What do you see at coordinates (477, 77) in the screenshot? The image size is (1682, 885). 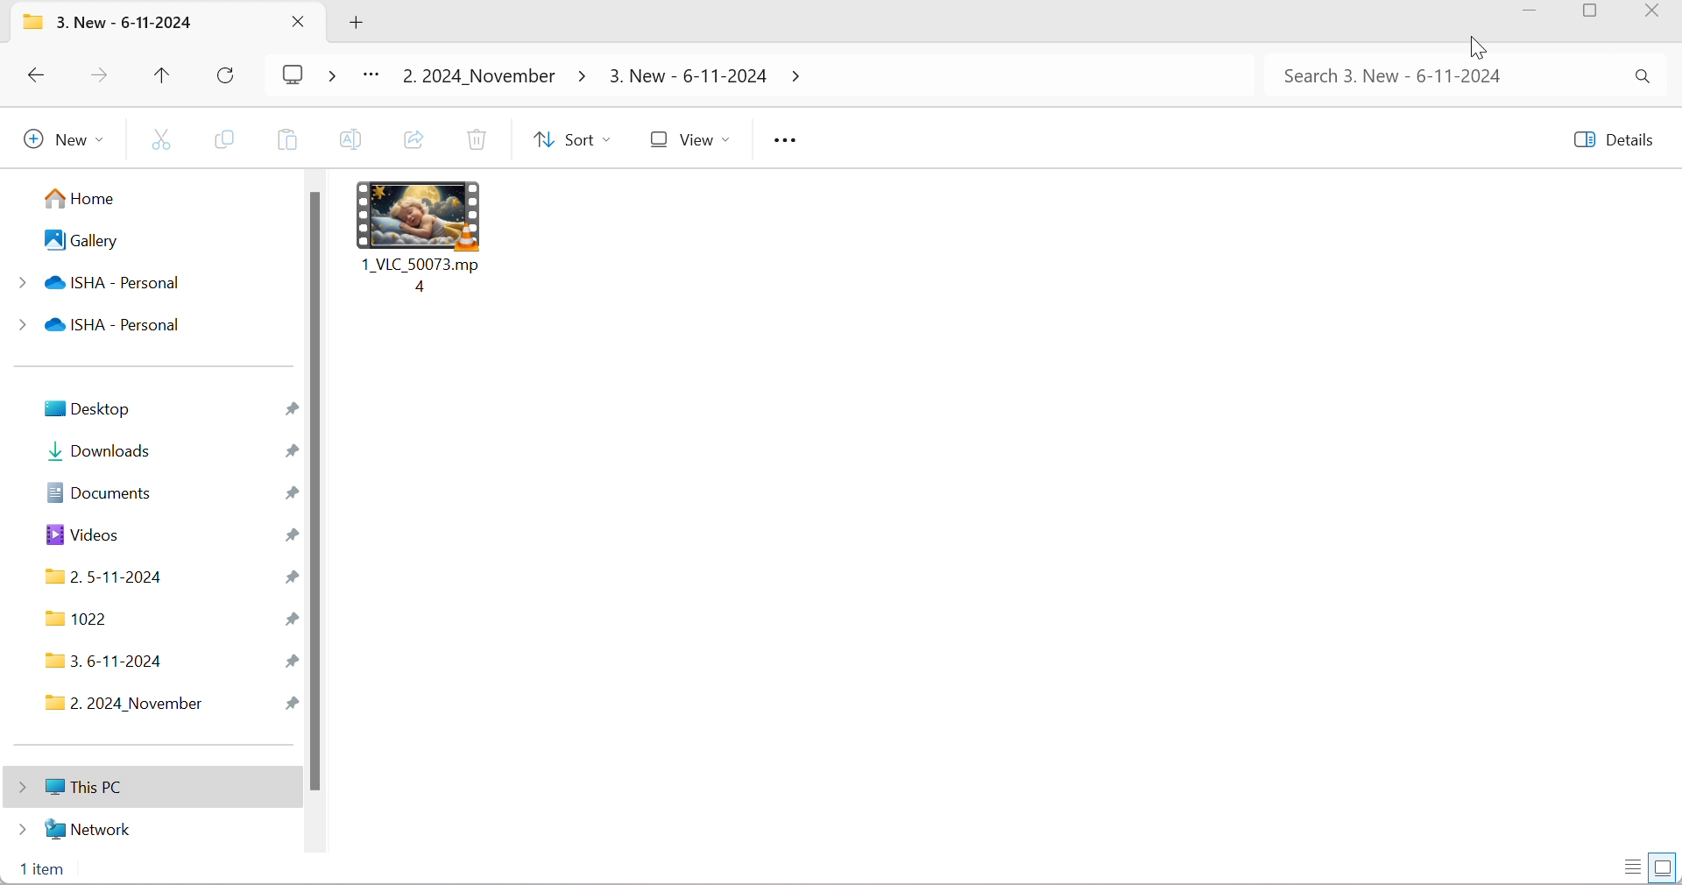 I see `2. 2024_Noember` at bounding box center [477, 77].